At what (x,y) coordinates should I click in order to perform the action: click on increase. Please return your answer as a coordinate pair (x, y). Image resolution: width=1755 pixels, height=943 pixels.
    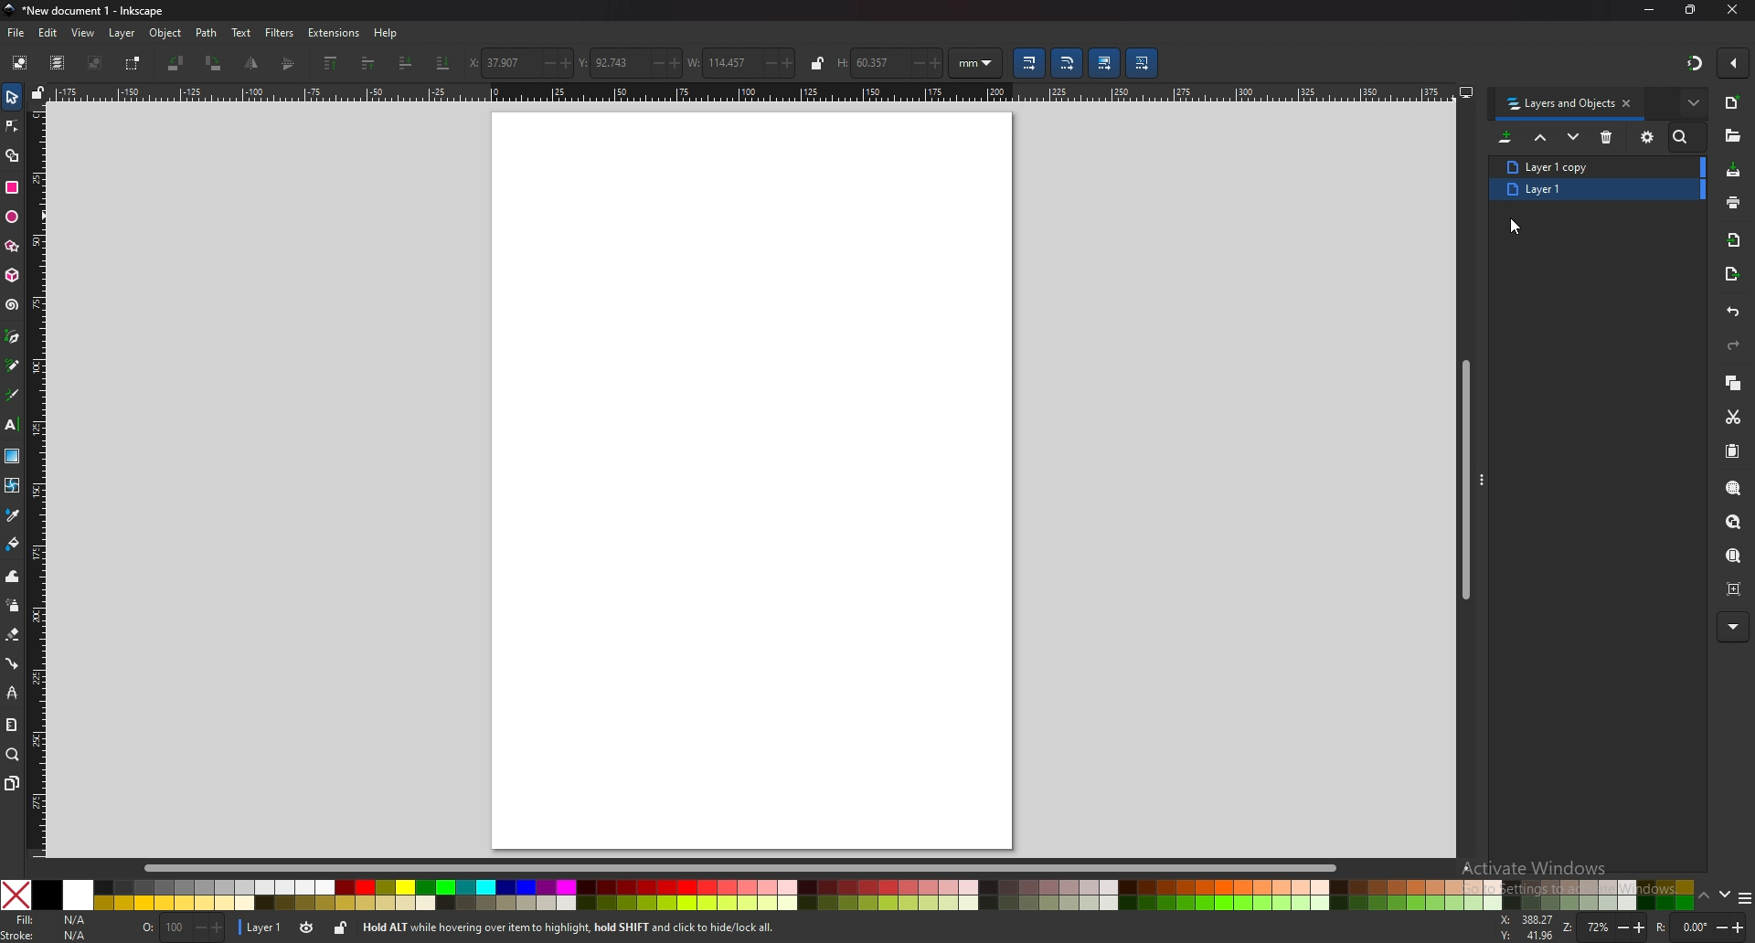
    Looking at the image, I should click on (789, 64).